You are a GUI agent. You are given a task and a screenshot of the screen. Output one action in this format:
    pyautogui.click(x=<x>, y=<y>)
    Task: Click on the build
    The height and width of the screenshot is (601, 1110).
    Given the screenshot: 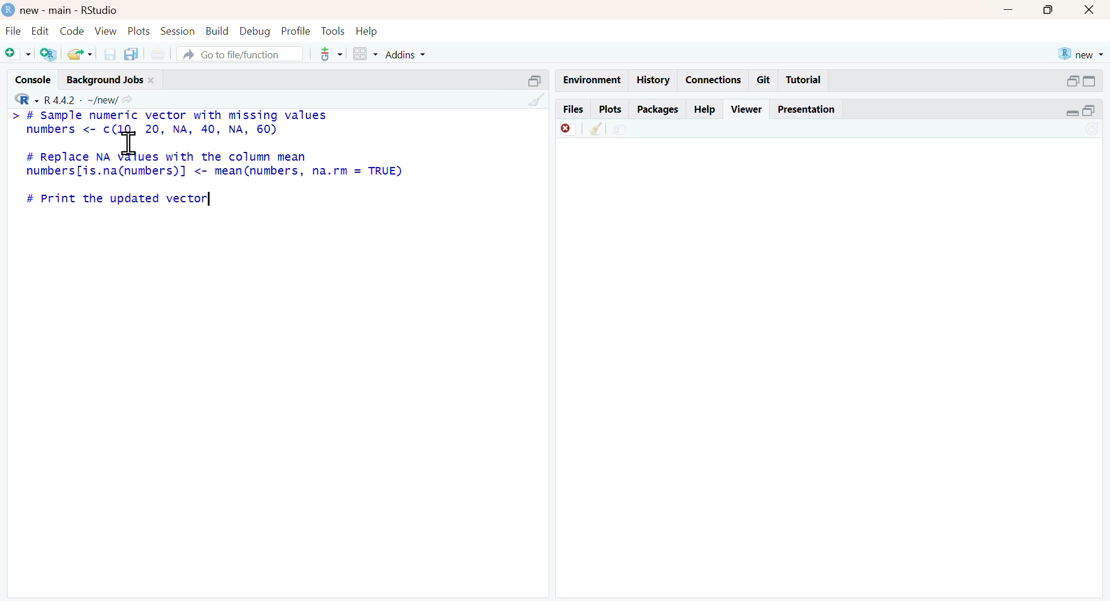 What is the action you would take?
    pyautogui.click(x=218, y=31)
    